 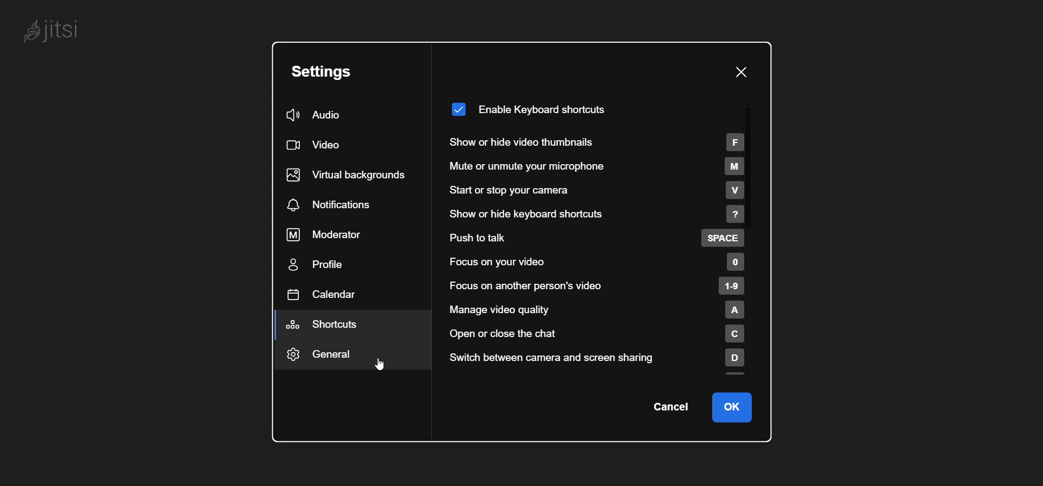 What do you see at coordinates (55, 31) in the screenshot?
I see `jitsi` at bounding box center [55, 31].